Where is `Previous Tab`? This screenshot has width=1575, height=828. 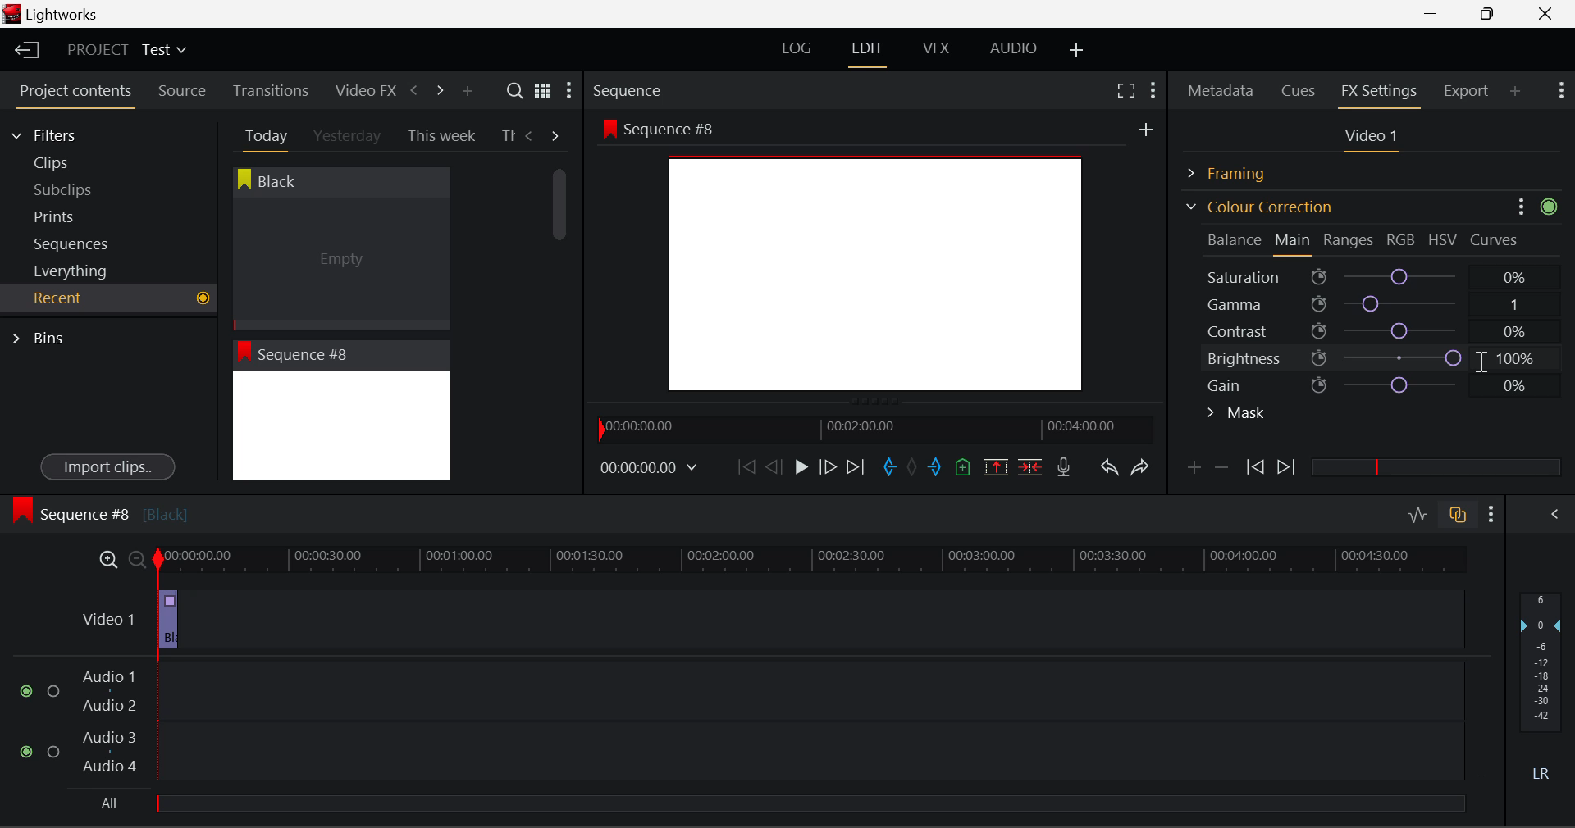 Previous Tab is located at coordinates (532, 135).